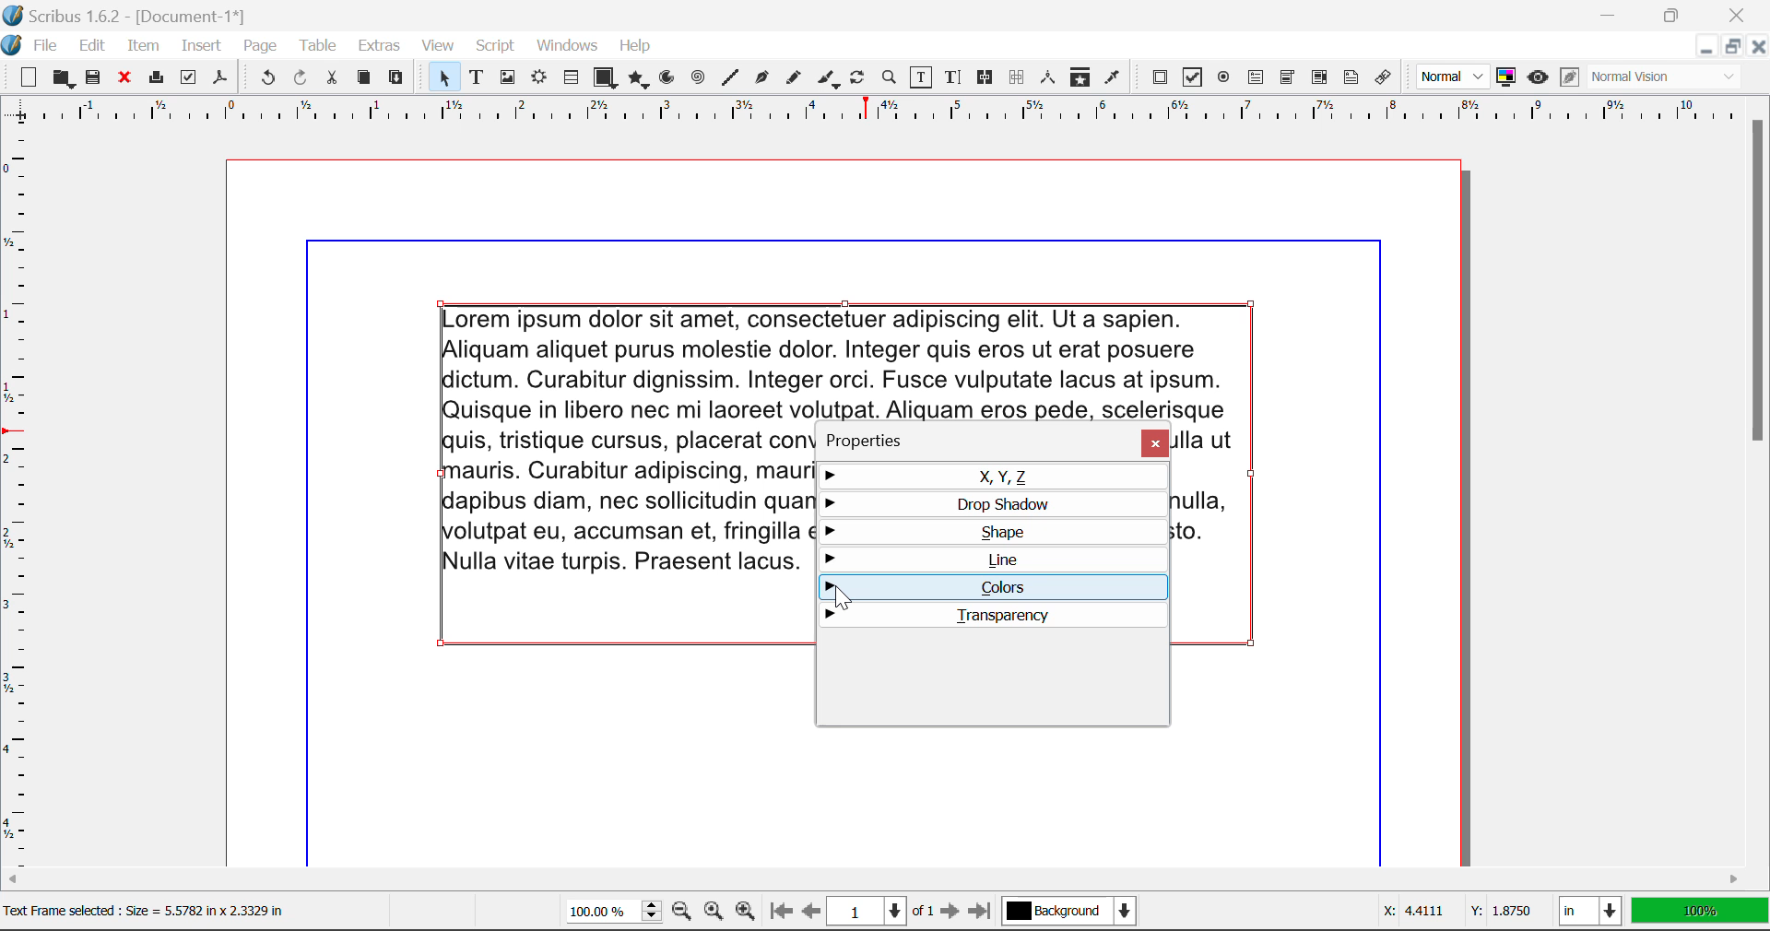 Image resolution: width=1770 pixels, height=931 pixels. Describe the element at coordinates (1049, 77) in the screenshot. I see `Measurements` at that location.